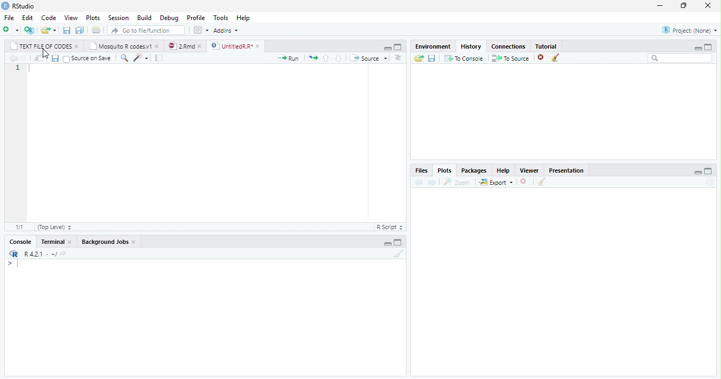  I want to click on share icon, so click(64, 253).